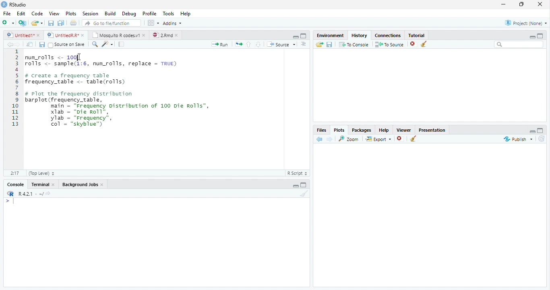 The height and width of the screenshot is (290, 550). I want to click on Code, so click(38, 12).